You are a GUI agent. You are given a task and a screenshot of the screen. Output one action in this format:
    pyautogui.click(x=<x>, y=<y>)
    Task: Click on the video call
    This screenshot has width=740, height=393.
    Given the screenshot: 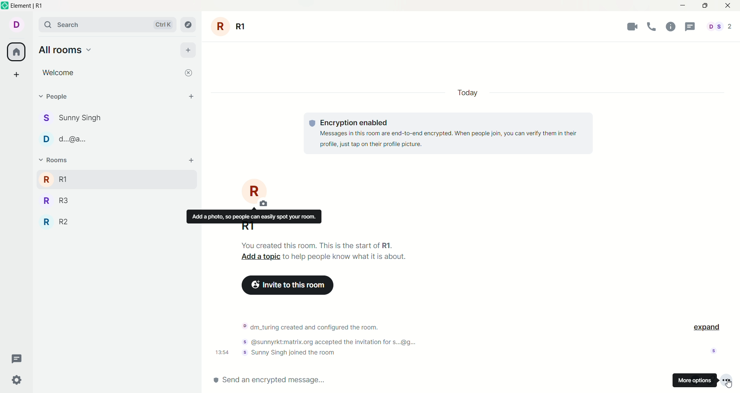 What is the action you would take?
    pyautogui.click(x=632, y=26)
    